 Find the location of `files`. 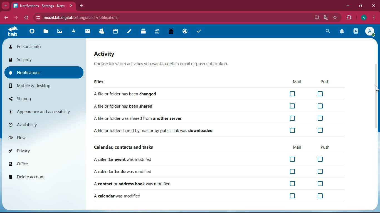

files is located at coordinates (103, 82).